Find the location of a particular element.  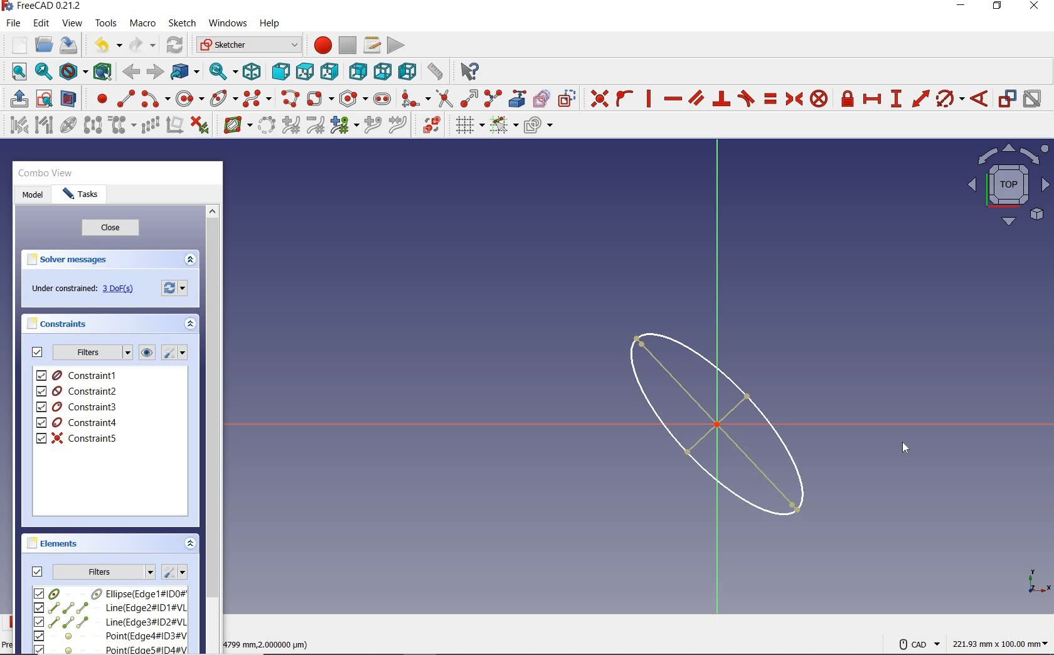

select associated geometry is located at coordinates (44, 126).